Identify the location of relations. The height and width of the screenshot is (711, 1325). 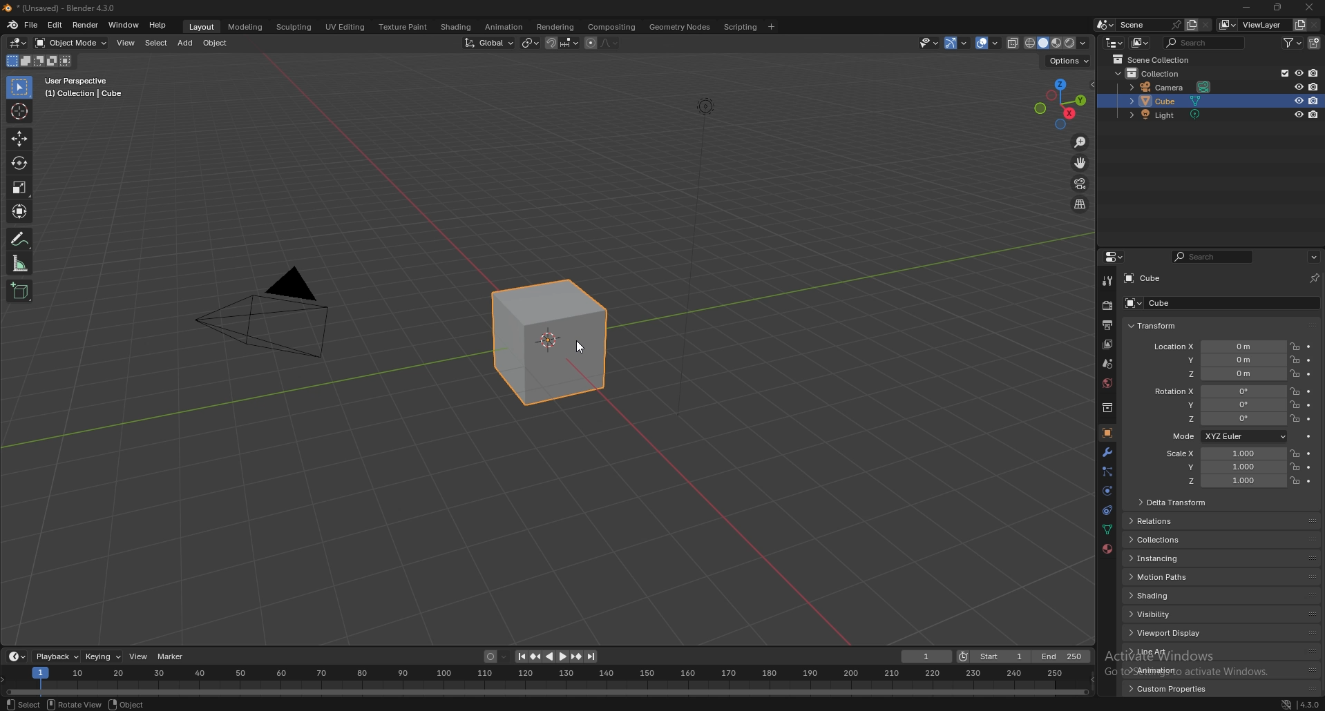
(1185, 522).